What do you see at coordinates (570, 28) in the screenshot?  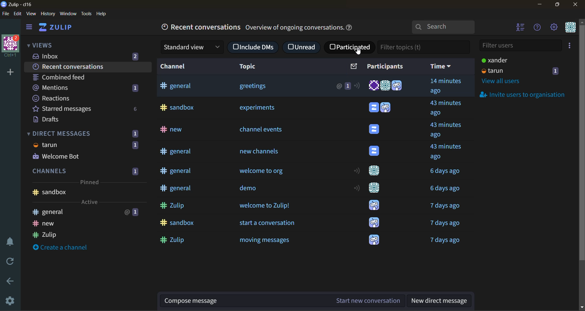 I see `personal menu` at bounding box center [570, 28].